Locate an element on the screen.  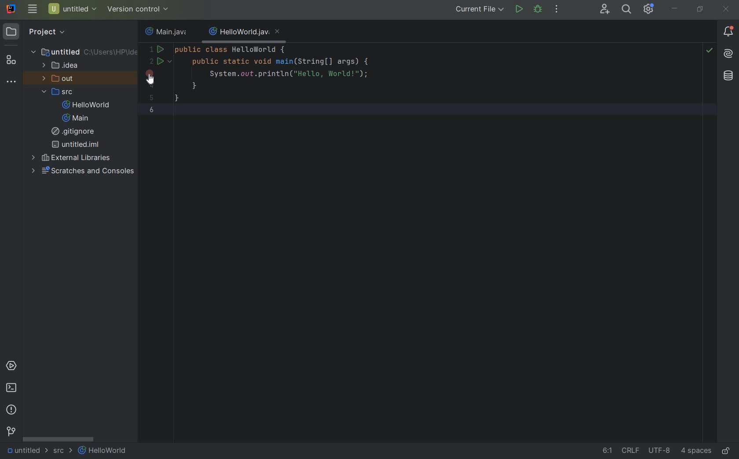
version control is located at coordinates (11, 433).